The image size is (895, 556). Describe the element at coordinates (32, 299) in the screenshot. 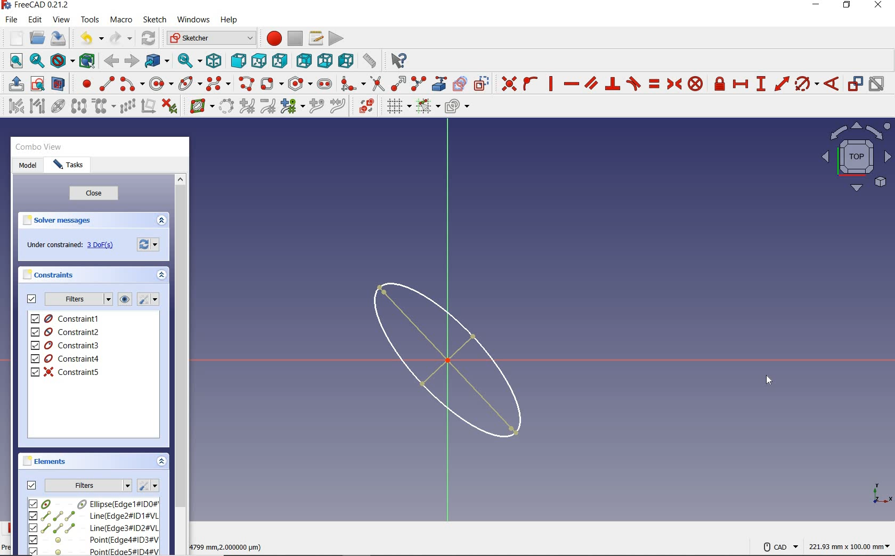

I see `check to toggle filters` at that location.